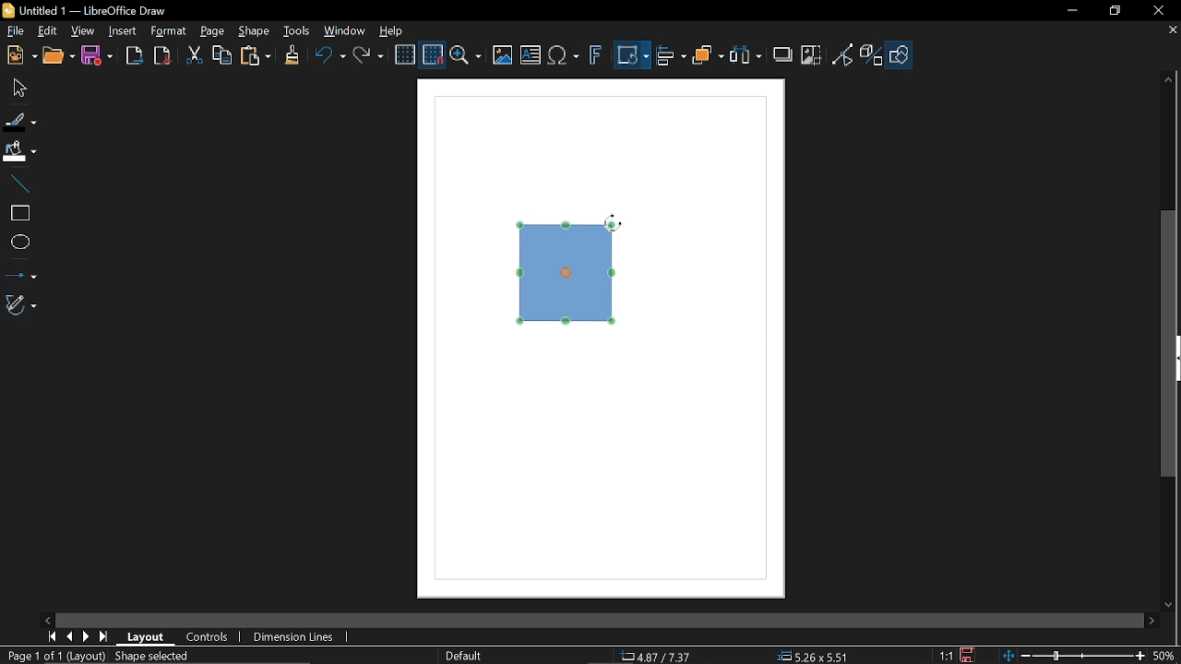 The width and height of the screenshot is (1181, 664). I want to click on Shadow, so click(781, 53).